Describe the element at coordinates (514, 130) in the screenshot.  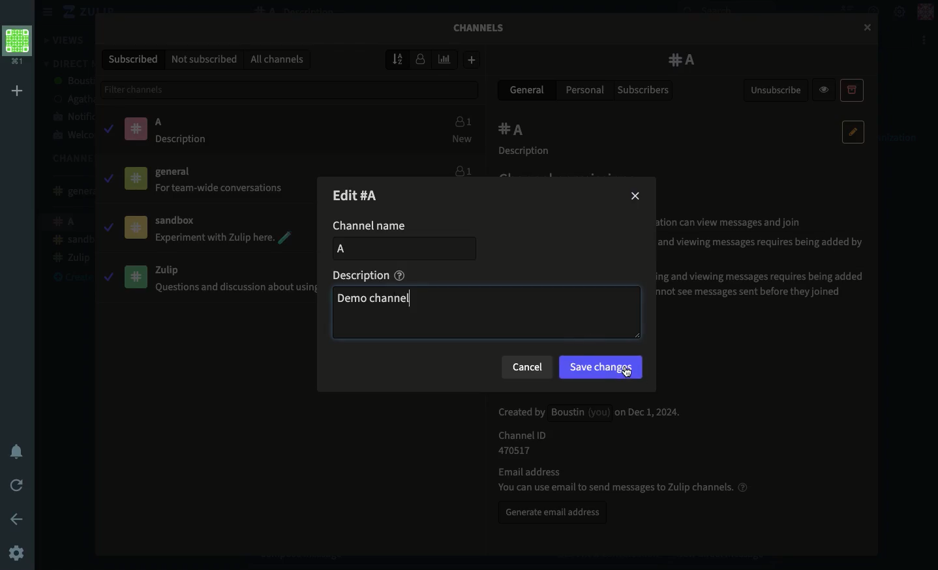
I see `A` at that location.